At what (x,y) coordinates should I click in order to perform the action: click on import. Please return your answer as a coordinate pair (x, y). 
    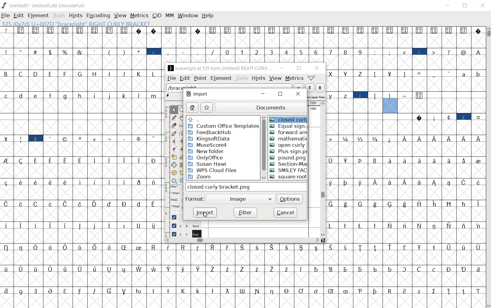
    Looking at the image, I should click on (206, 212).